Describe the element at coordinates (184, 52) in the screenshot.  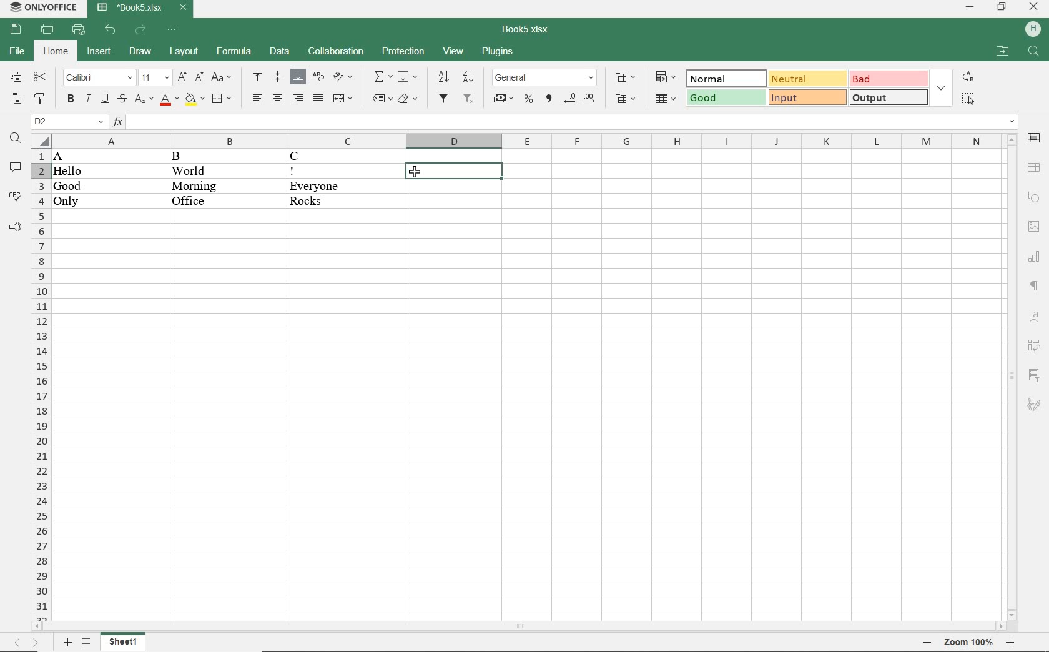
I see `layout` at that location.